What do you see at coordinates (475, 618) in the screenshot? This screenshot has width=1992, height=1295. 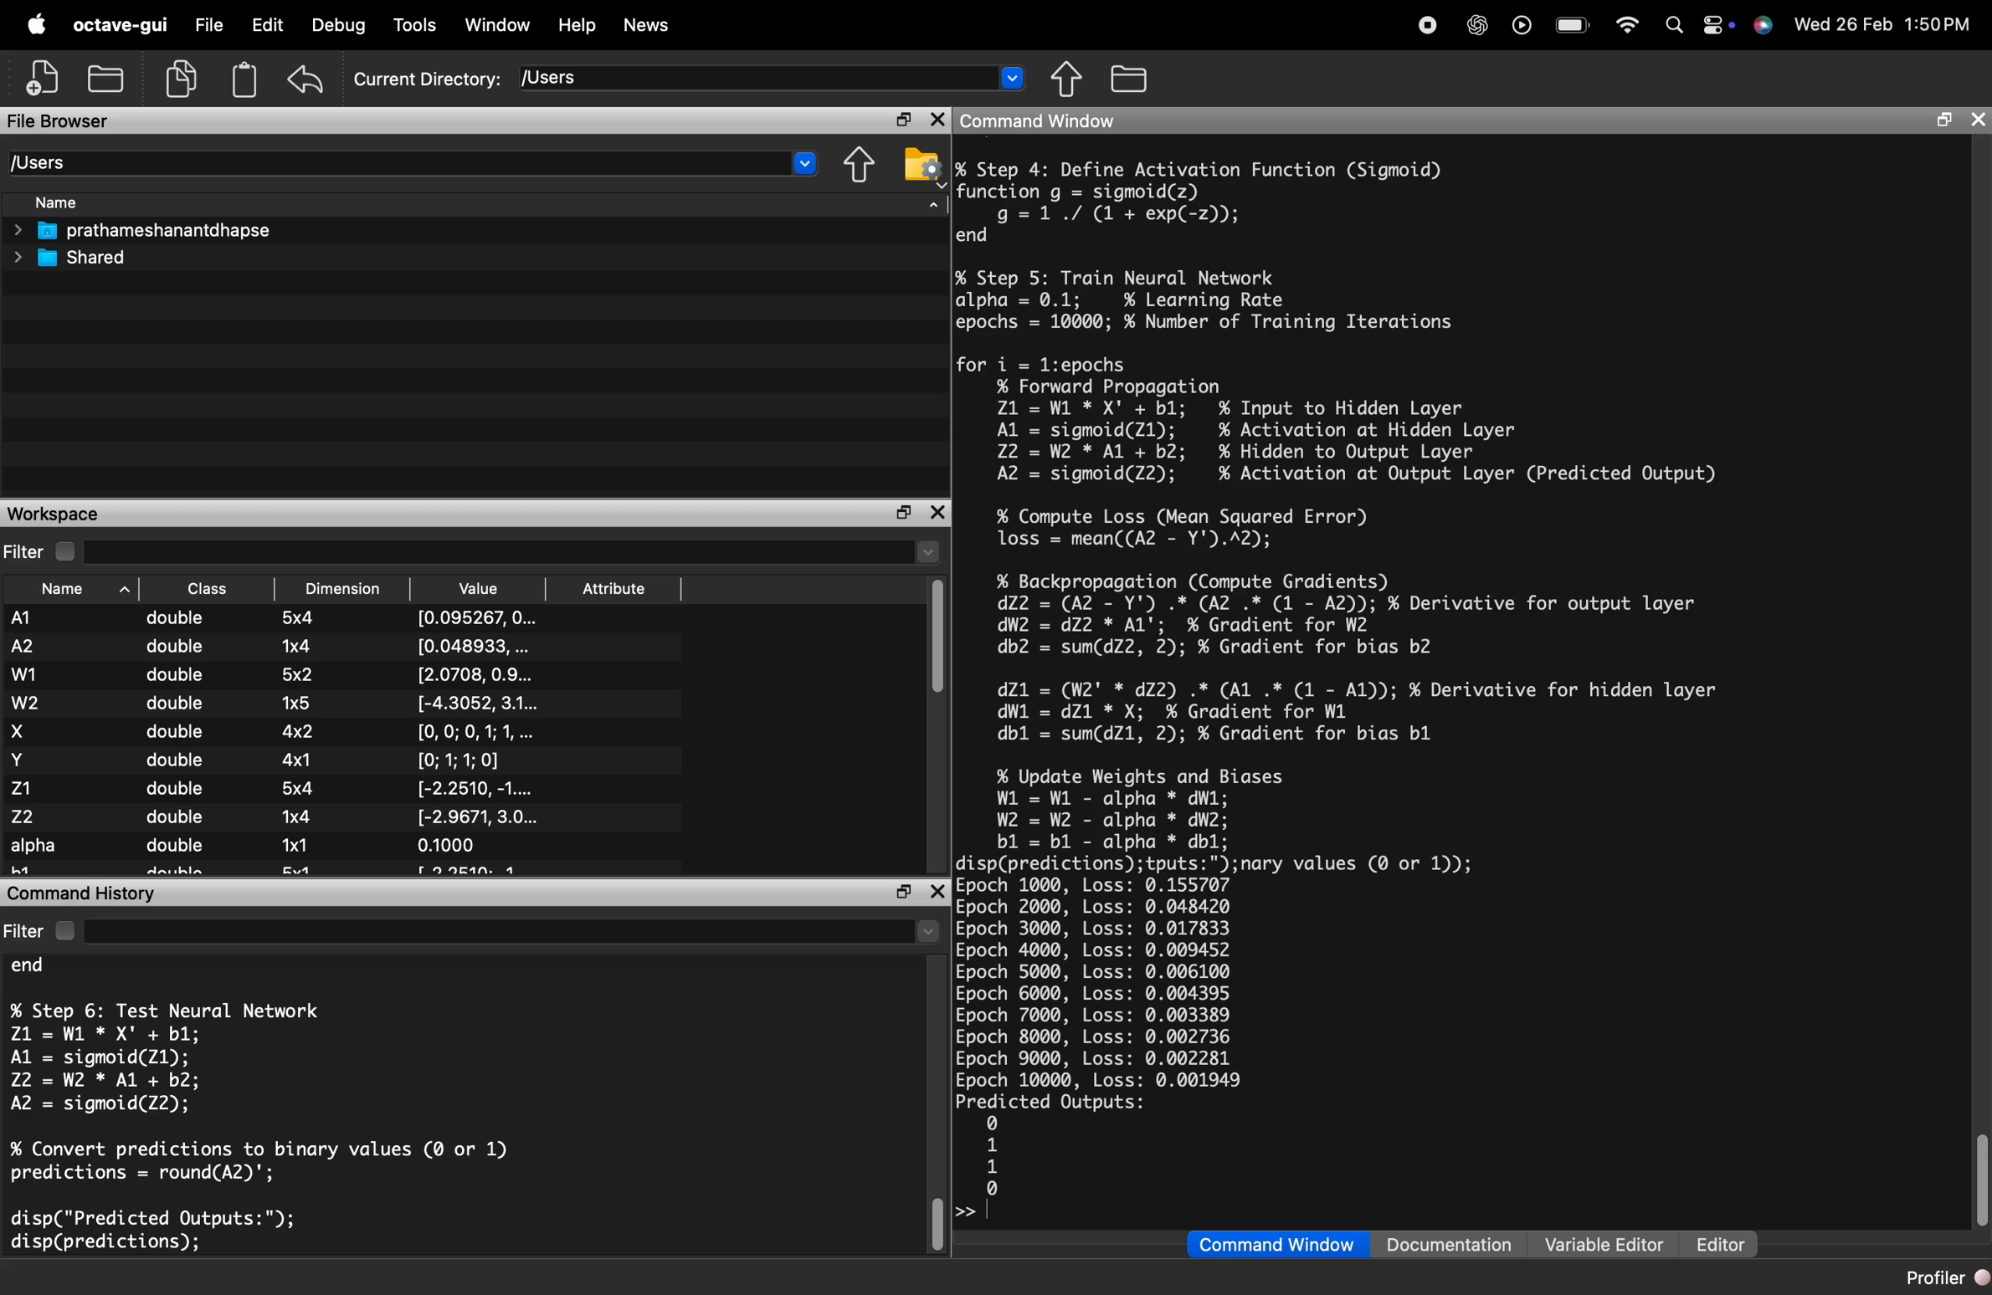 I see `[0.095267, 0...` at bounding box center [475, 618].